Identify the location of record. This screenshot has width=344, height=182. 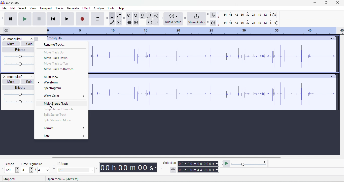
(83, 19).